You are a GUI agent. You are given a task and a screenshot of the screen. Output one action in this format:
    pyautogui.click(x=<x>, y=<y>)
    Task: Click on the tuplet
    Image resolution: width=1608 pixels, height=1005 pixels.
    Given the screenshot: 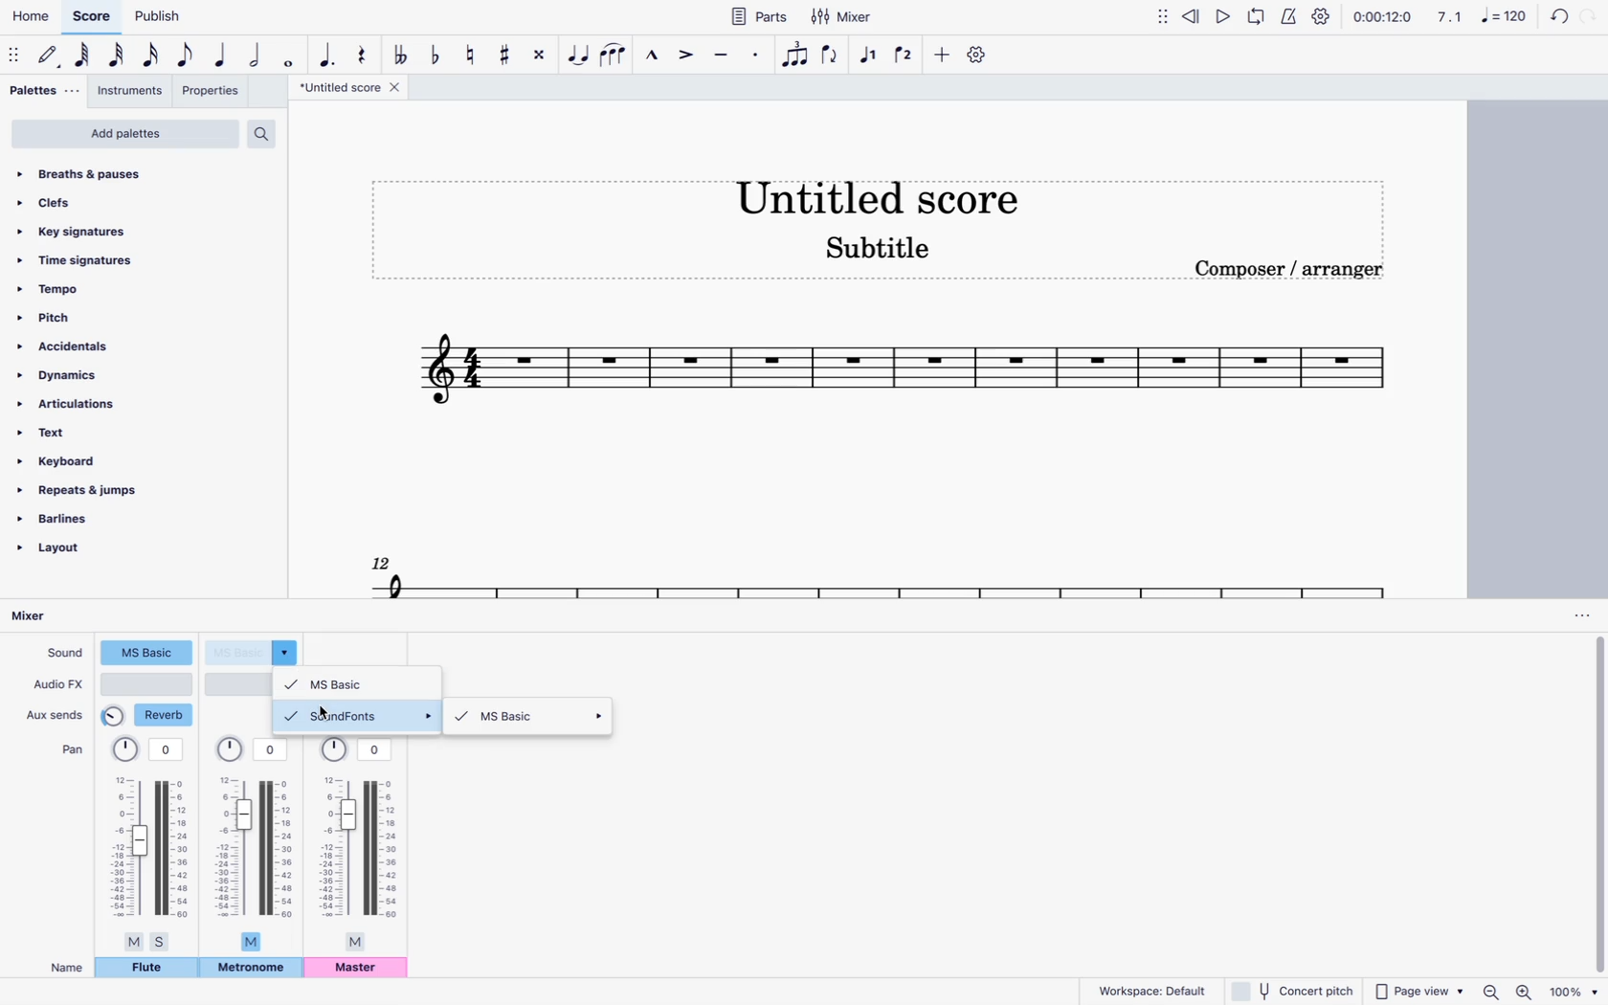 What is the action you would take?
    pyautogui.click(x=794, y=56)
    